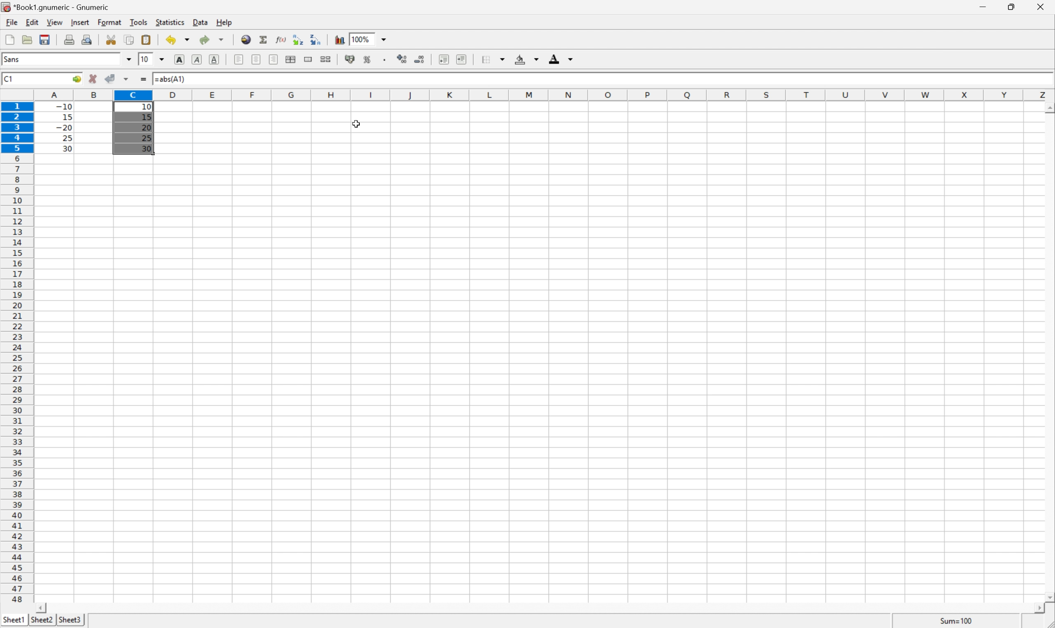 The height and width of the screenshot is (628, 1055). I want to click on Sheet1, so click(14, 618).